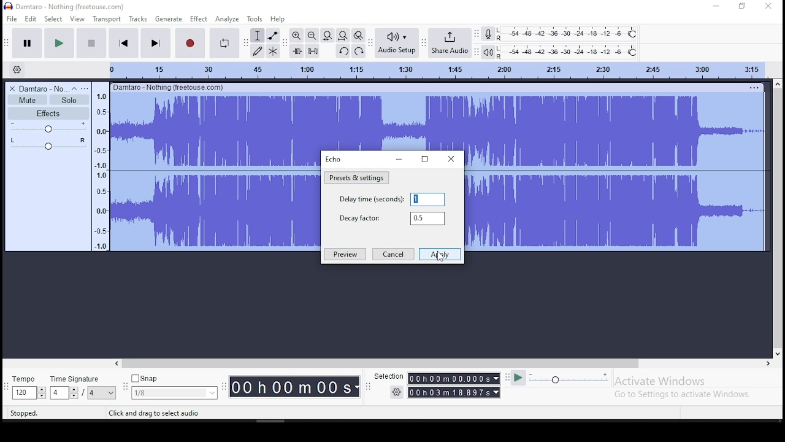 Image resolution: width=785 pixels, height=442 pixels. Describe the element at coordinates (11, 18) in the screenshot. I see `file` at that location.